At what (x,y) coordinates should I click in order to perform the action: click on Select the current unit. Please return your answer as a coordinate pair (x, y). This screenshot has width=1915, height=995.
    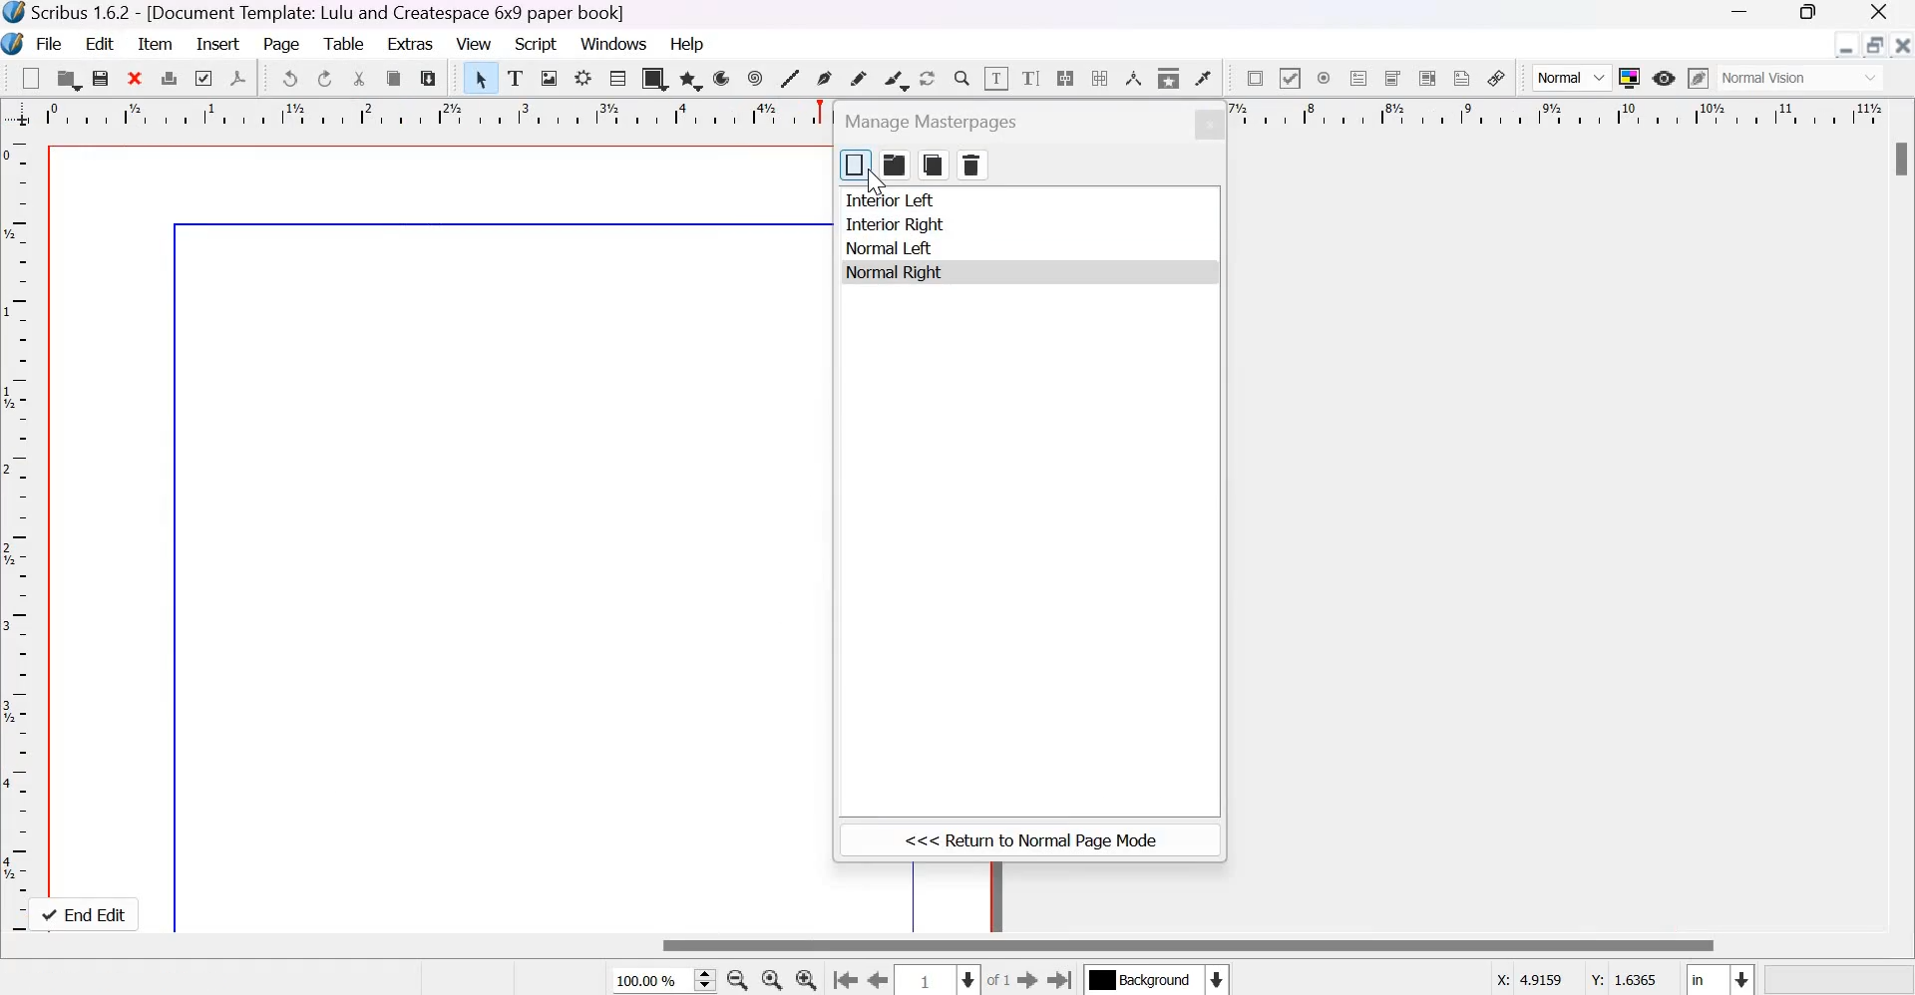
    Looking at the image, I should click on (1721, 979).